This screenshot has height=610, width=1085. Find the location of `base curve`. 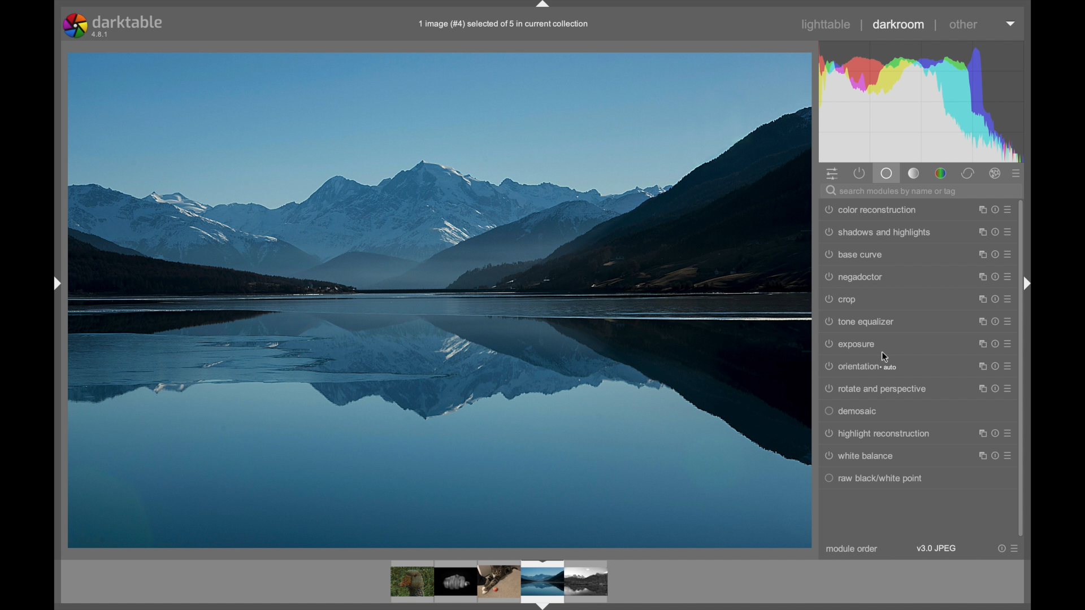

base curve is located at coordinates (854, 254).